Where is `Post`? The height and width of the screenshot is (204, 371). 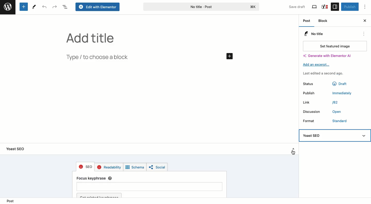
Post is located at coordinates (10, 200).